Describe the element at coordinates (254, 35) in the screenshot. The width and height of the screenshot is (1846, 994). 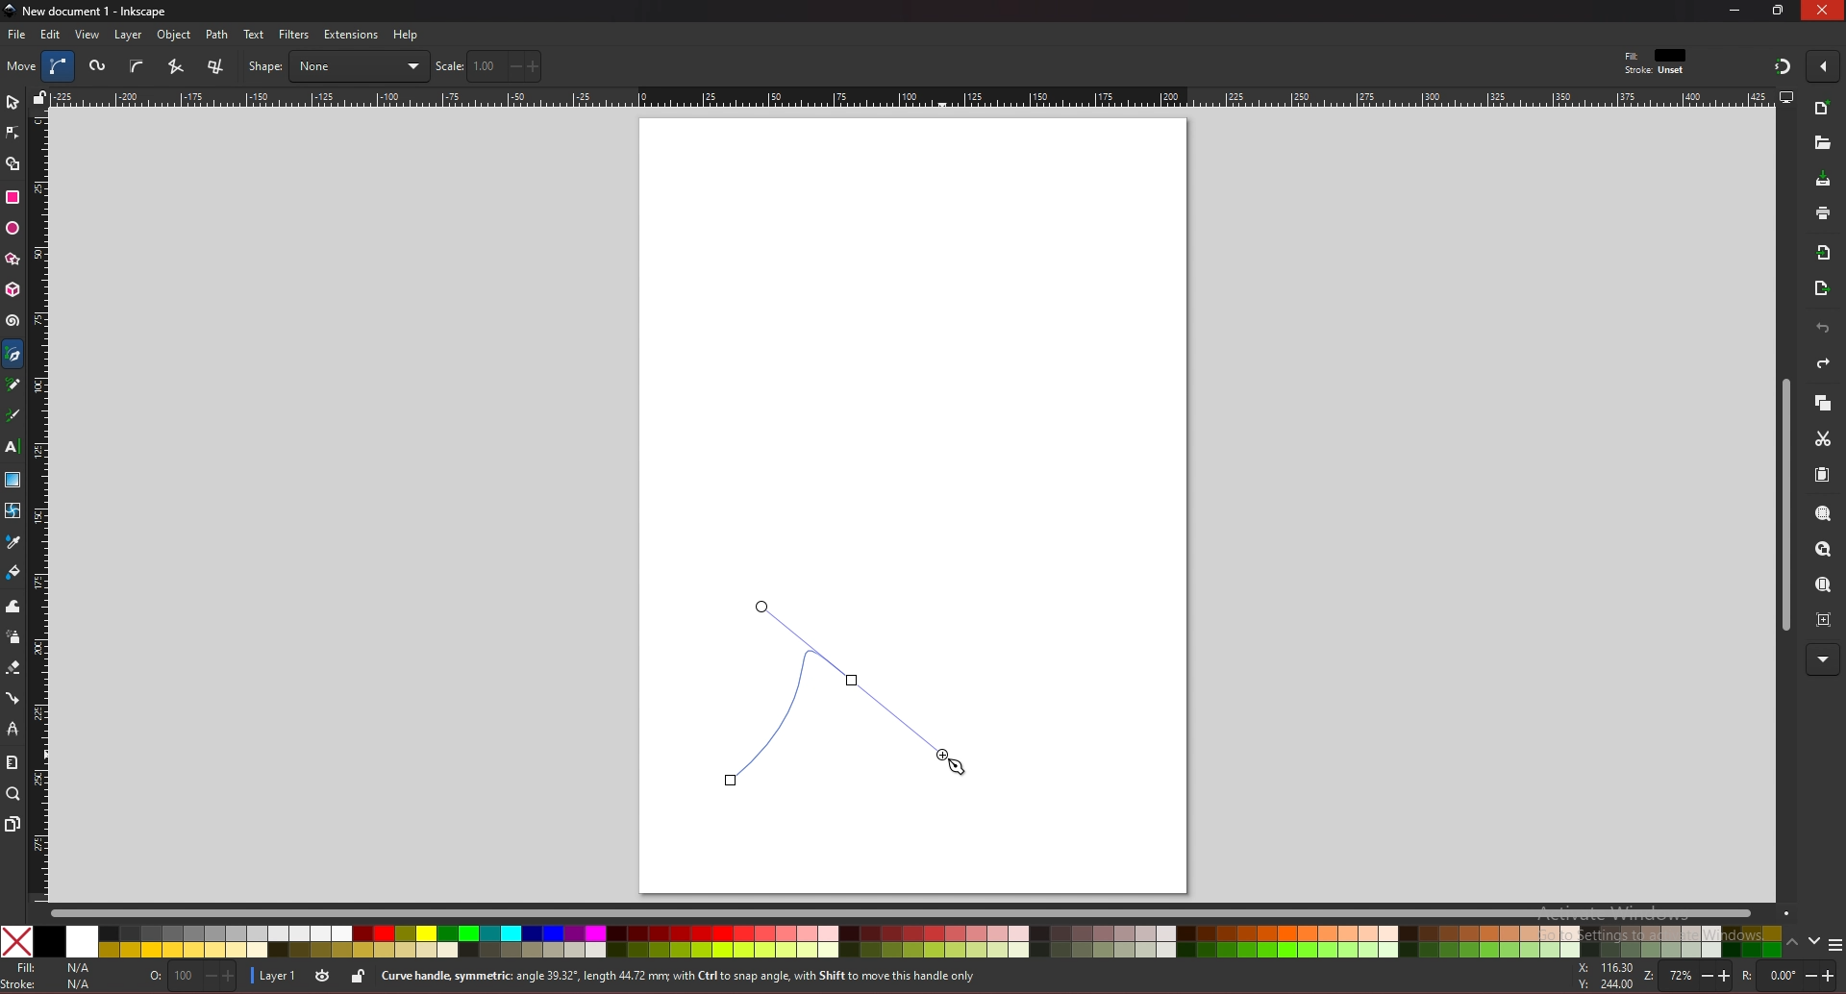
I see `text` at that location.